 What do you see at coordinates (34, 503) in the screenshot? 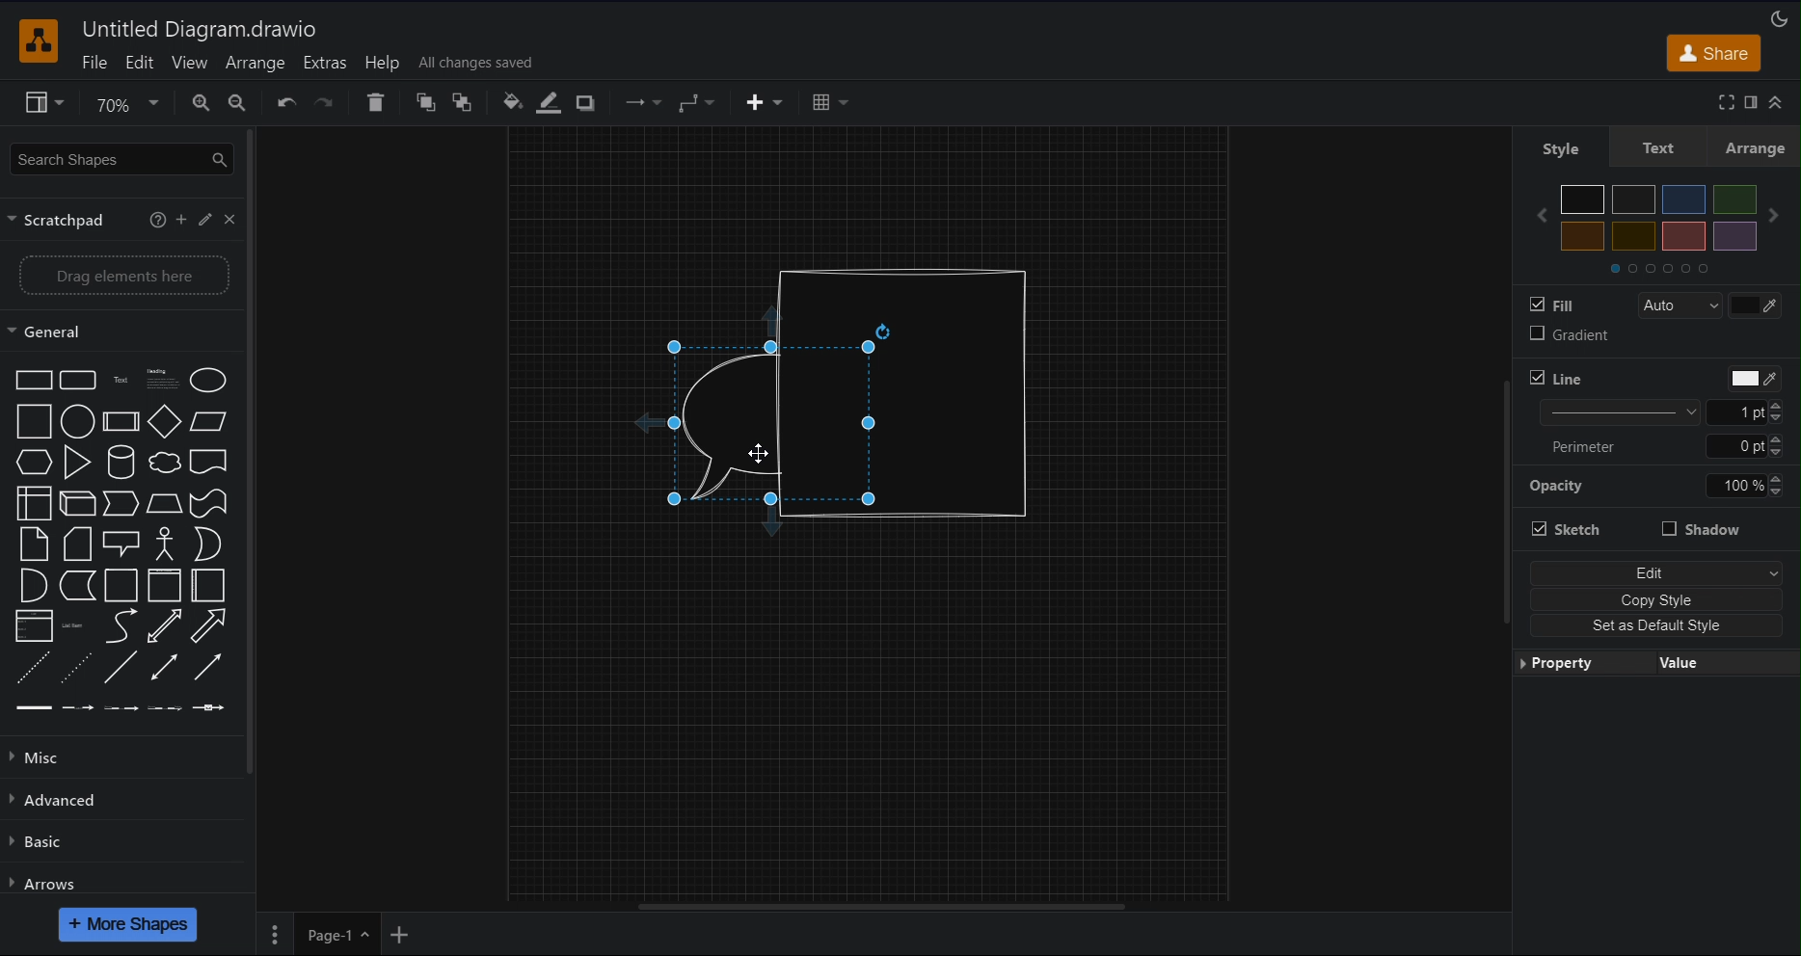
I see `Internal storage` at bounding box center [34, 503].